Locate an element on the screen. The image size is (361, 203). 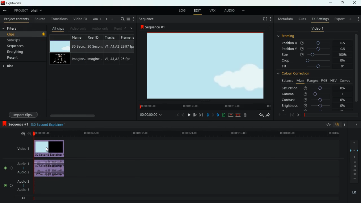
audio is located at coordinates (99, 28).